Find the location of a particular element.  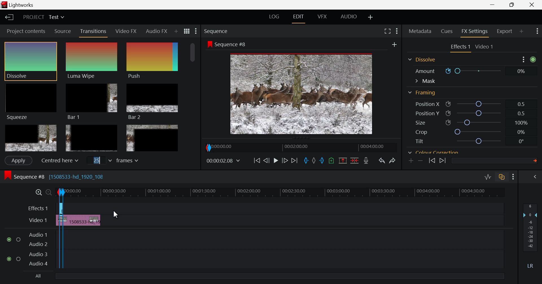

Framing Section is located at coordinates (422, 60).